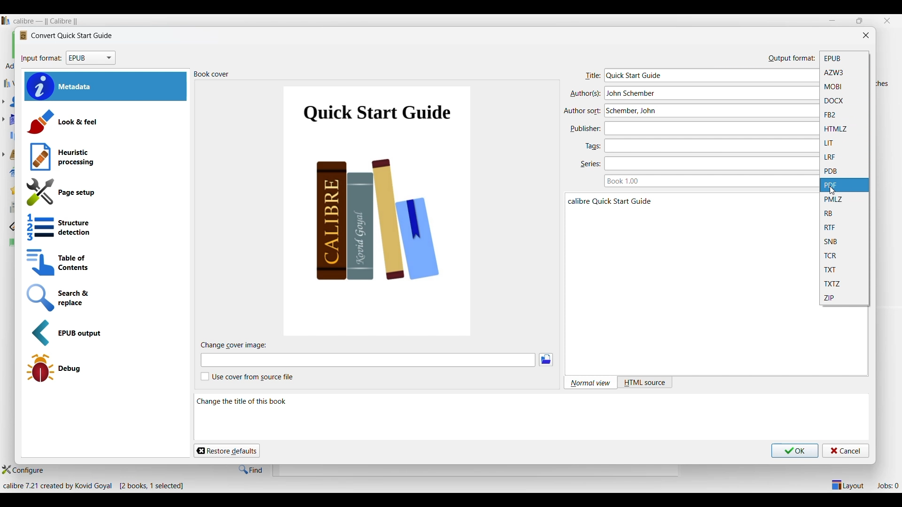 This screenshot has width=902, height=507. What do you see at coordinates (866, 35) in the screenshot?
I see `Close window` at bounding box center [866, 35].